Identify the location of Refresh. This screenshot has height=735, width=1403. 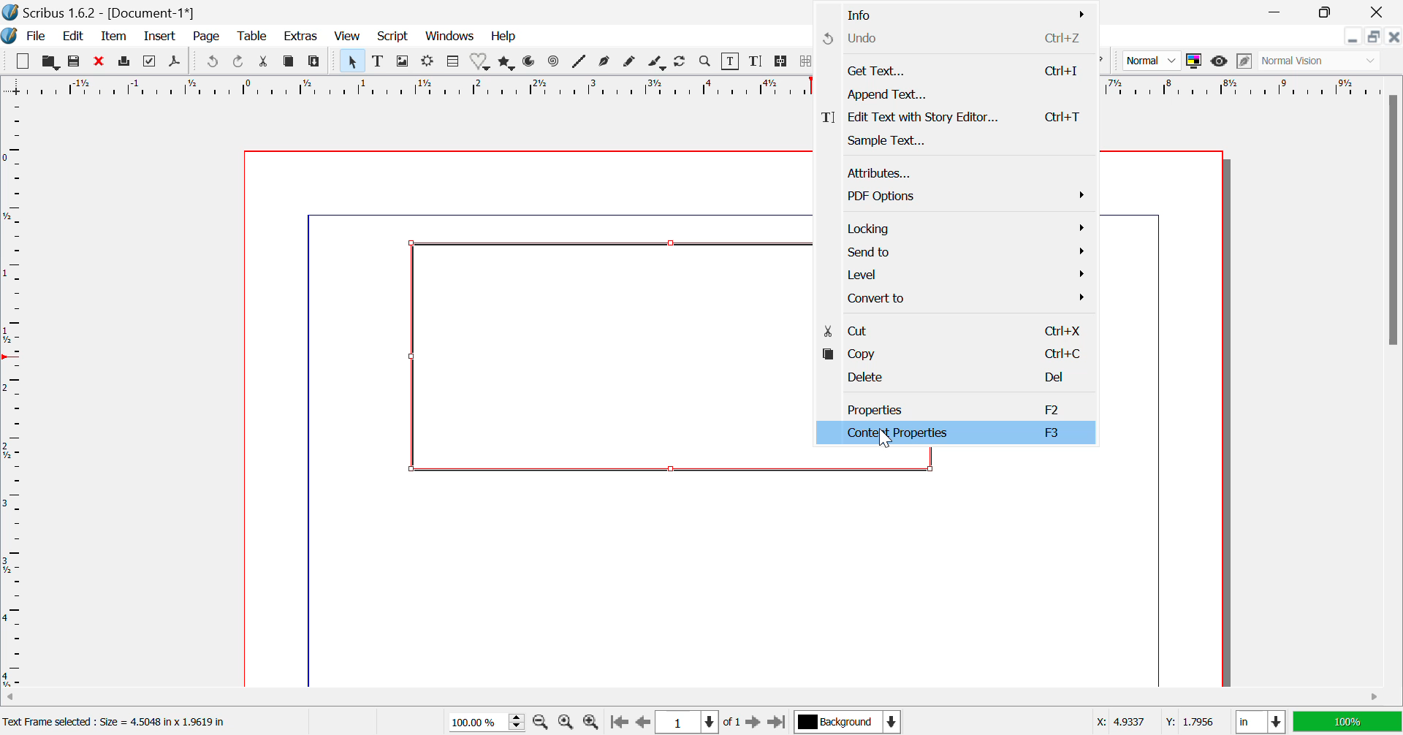
(683, 63).